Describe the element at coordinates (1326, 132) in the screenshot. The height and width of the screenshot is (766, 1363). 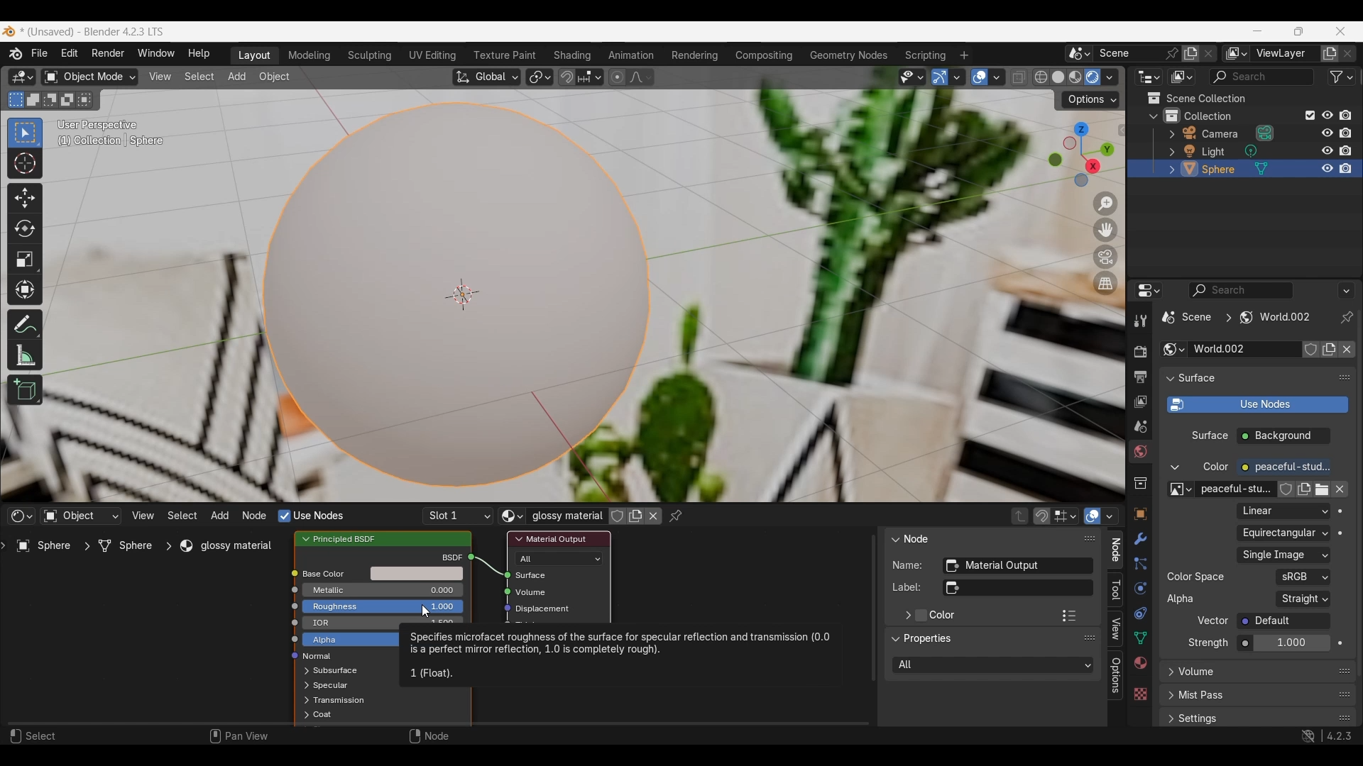
I see `respectively hide in viewport` at that location.